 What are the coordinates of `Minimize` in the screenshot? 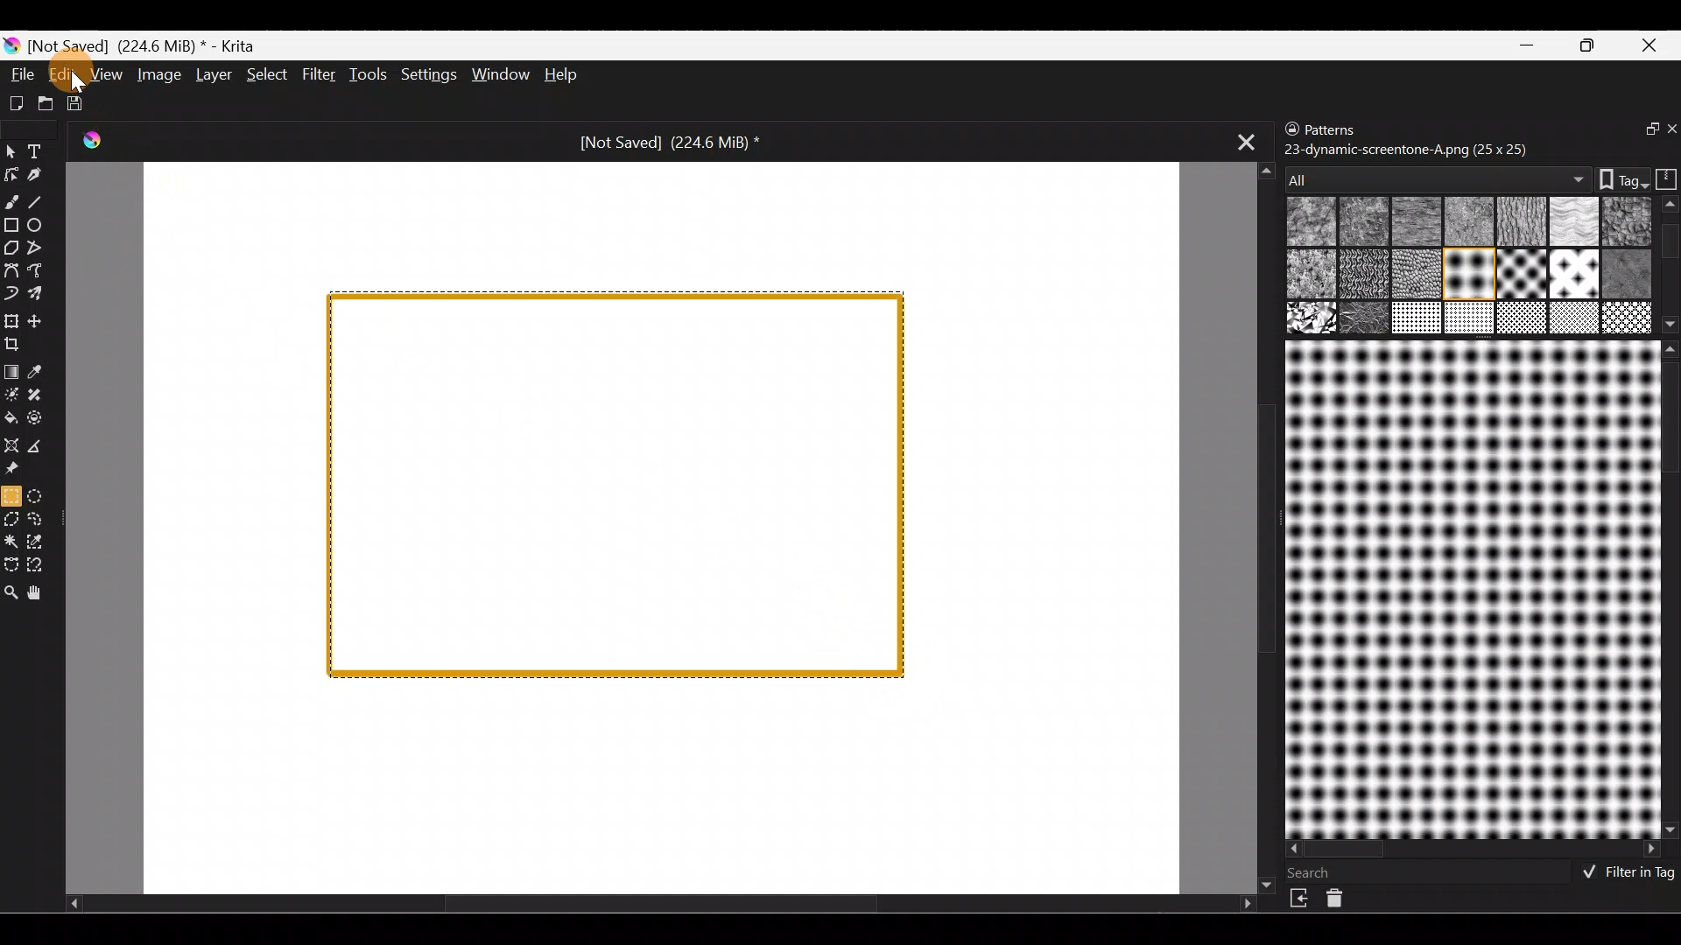 It's located at (1529, 45).